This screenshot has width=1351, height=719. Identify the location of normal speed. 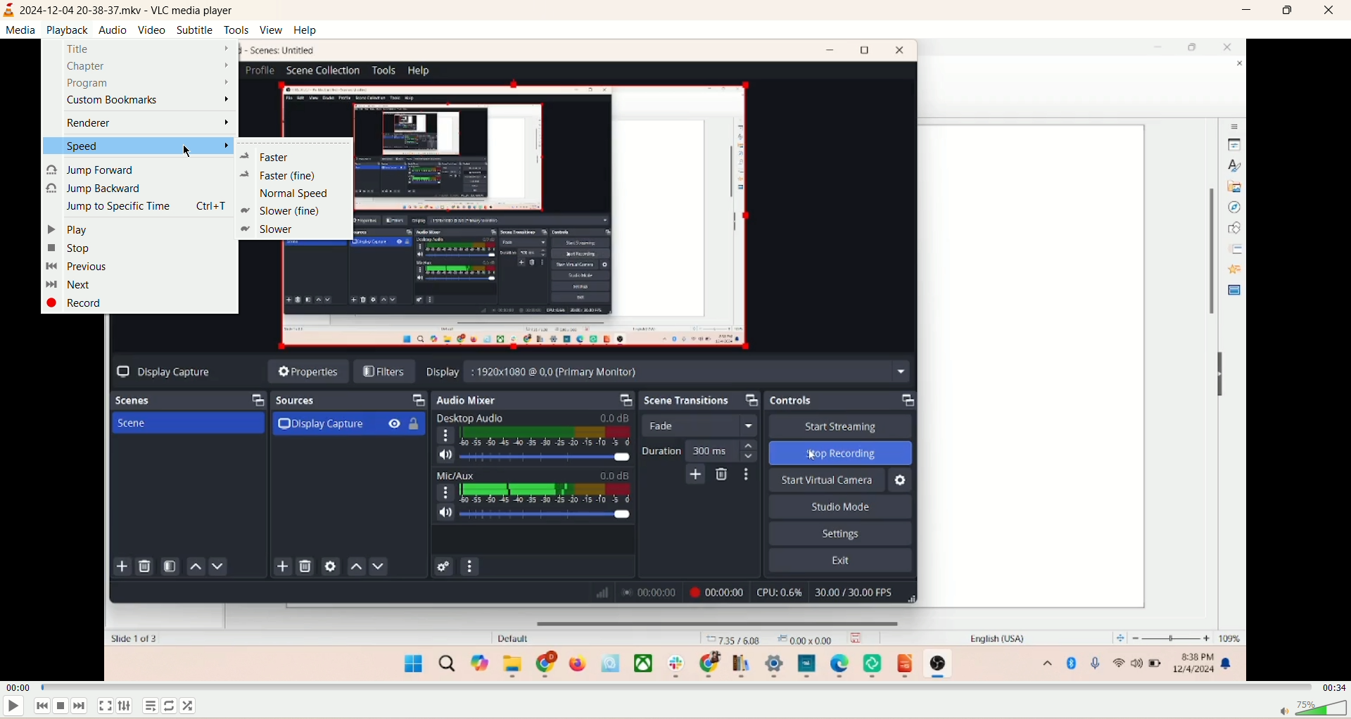
(289, 192).